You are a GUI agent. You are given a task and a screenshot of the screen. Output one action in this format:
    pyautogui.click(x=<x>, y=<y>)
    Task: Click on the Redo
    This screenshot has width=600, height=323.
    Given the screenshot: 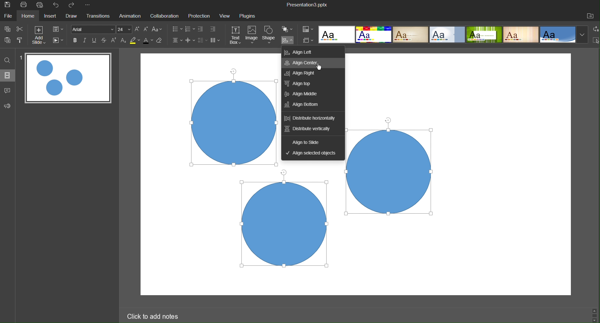 What is the action you would take?
    pyautogui.click(x=74, y=5)
    